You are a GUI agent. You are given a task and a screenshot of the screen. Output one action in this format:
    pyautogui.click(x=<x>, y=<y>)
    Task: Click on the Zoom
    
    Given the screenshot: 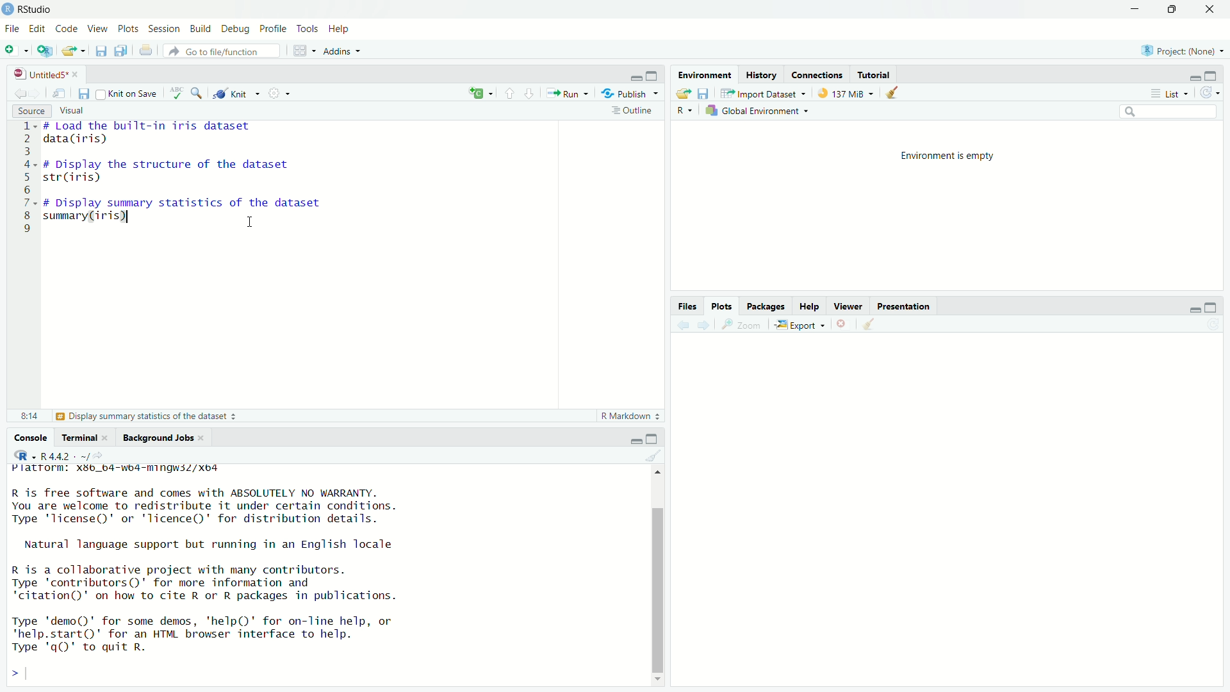 What is the action you would take?
    pyautogui.click(x=740, y=325)
    